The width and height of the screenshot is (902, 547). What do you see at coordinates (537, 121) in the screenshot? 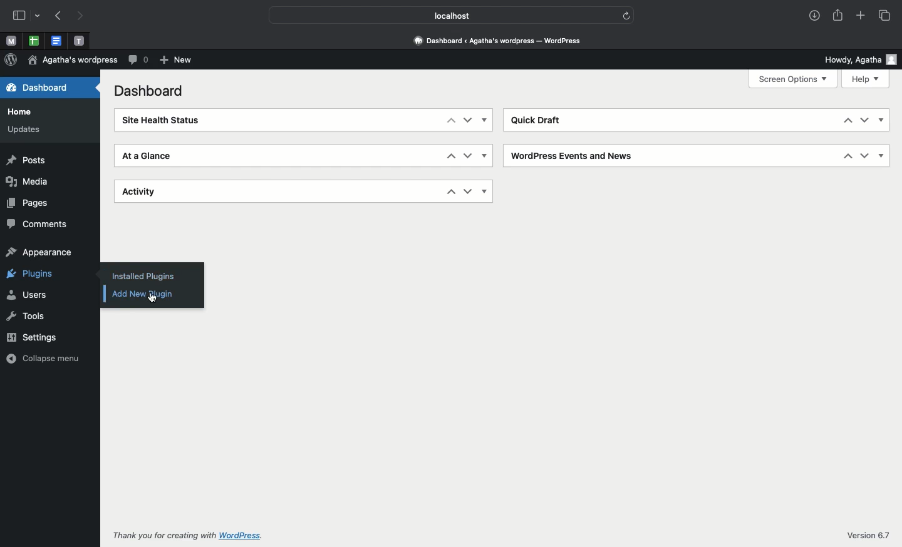
I see `Quick draft` at bounding box center [537, 121].